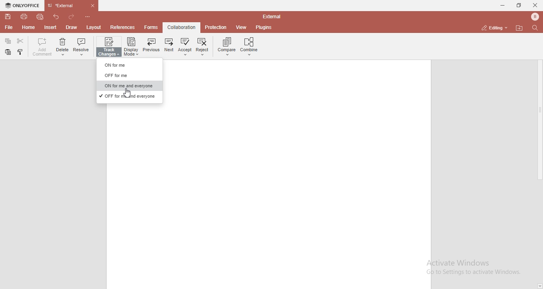  Describe the element at coordinates (93, 28) in the screenshot. I see `layout` at that location.